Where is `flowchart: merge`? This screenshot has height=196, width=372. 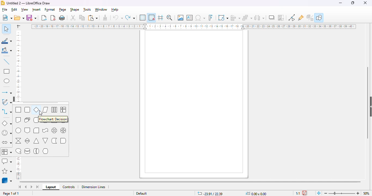
flowchart: merge is located at coordinates (45, 141).